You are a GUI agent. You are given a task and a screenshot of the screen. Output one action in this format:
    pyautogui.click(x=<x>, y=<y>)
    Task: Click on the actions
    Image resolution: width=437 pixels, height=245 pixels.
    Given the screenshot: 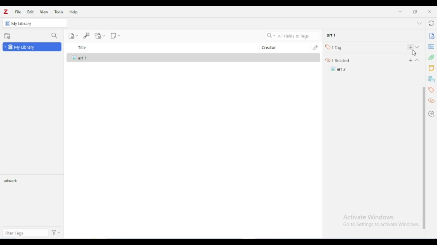 What is the action you would take?
    pyautogui.click(x=56, y=233)
    